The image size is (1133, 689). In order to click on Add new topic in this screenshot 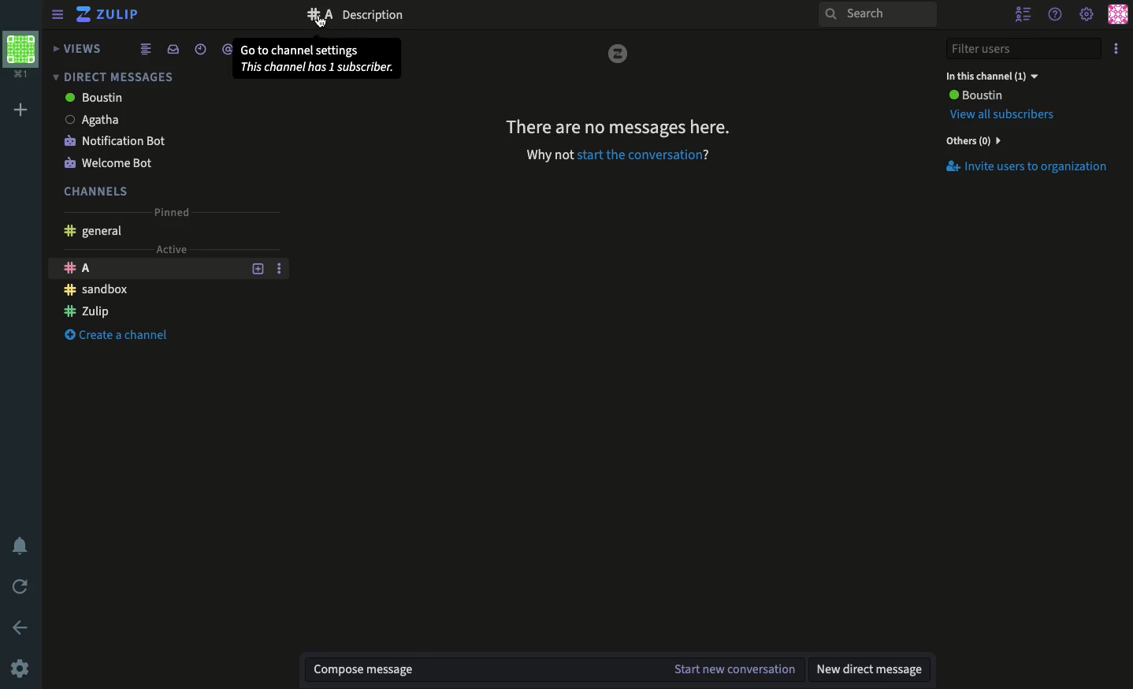, I will do `click(257, 269)`.